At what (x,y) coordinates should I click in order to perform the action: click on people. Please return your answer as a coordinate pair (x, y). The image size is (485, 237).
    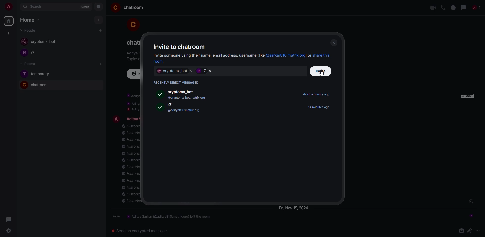
    Looking at the image, I should click on (133, 118).